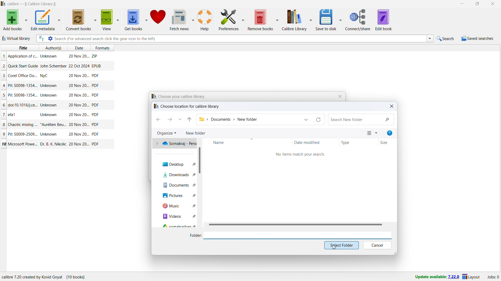  Describe the element at coordinates (240, 39) in the screenshot. I see `enter search string` at that location.